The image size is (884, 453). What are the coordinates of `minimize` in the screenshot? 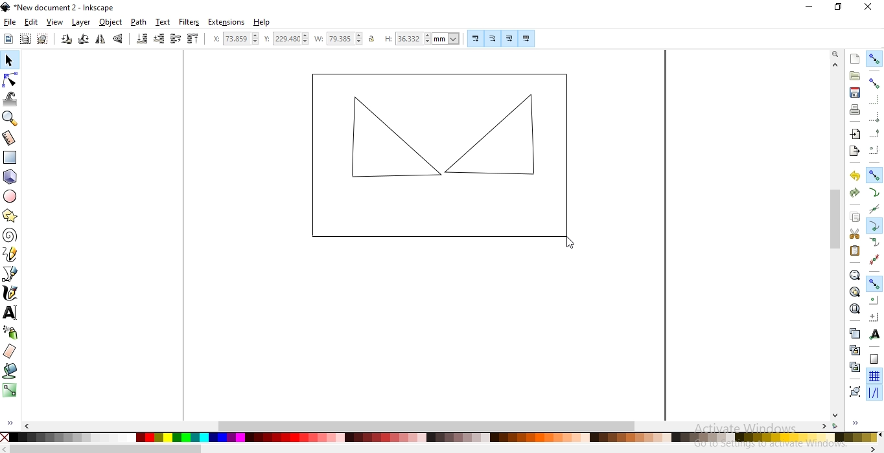 It's located at (811, 8).